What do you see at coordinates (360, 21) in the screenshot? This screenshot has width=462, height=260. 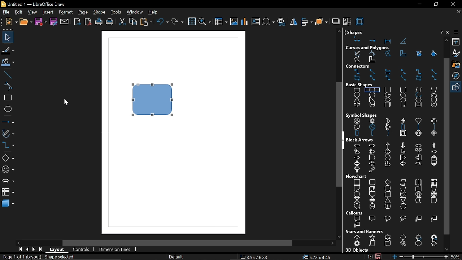 I see `3d effect` at bounding box center [360, 21].